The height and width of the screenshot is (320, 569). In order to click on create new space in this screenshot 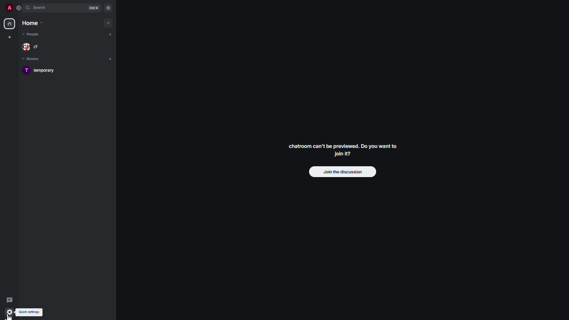, I will do `click(10, 37)`.